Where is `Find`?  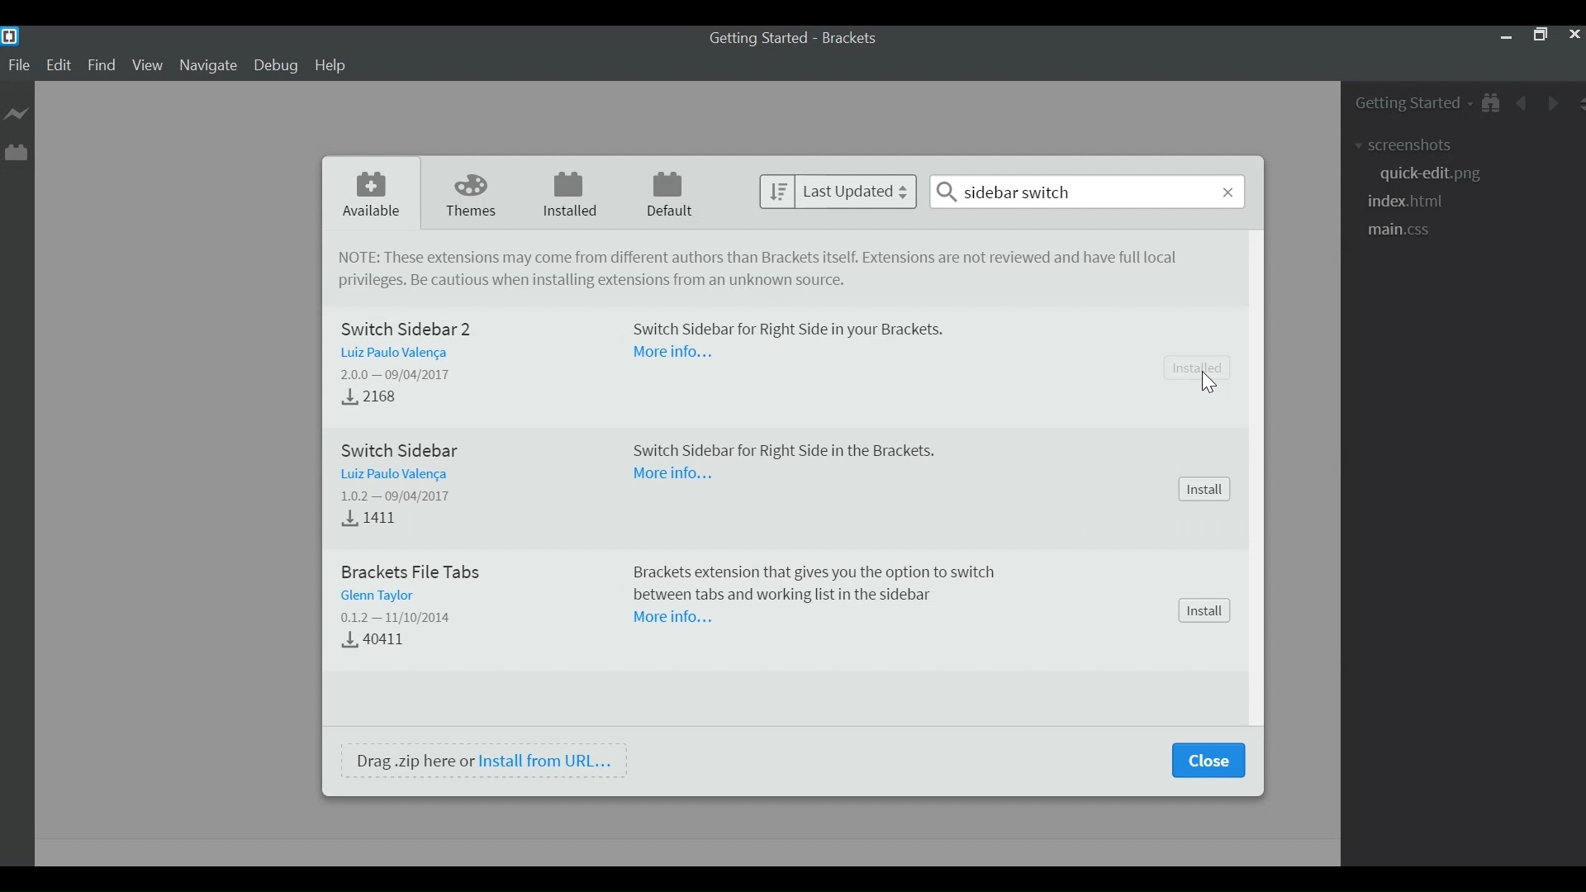 Find is located at coordinates (102, 66).